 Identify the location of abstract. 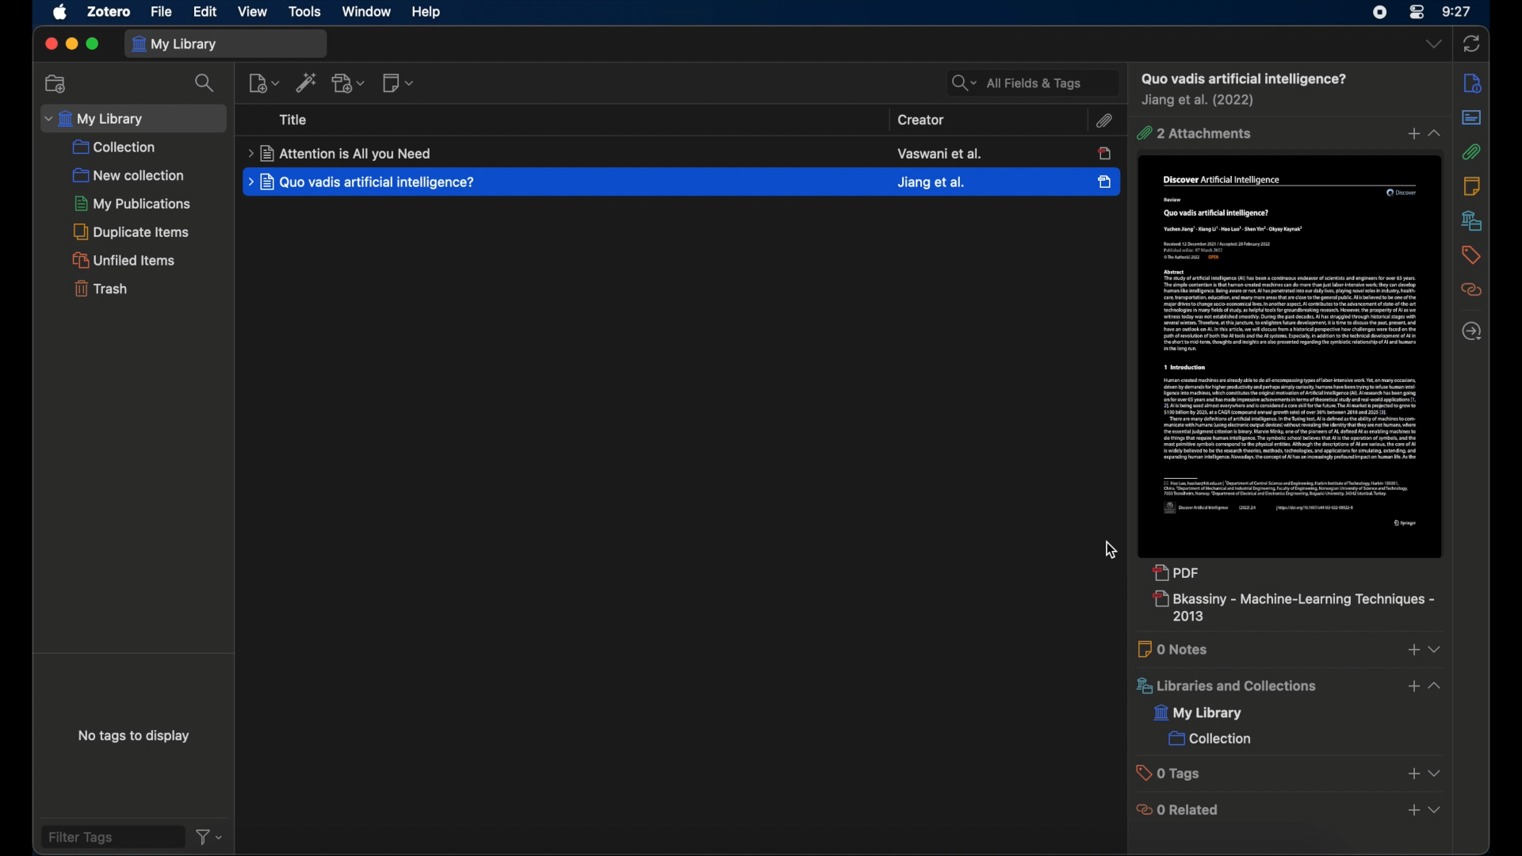
(1470, 117).